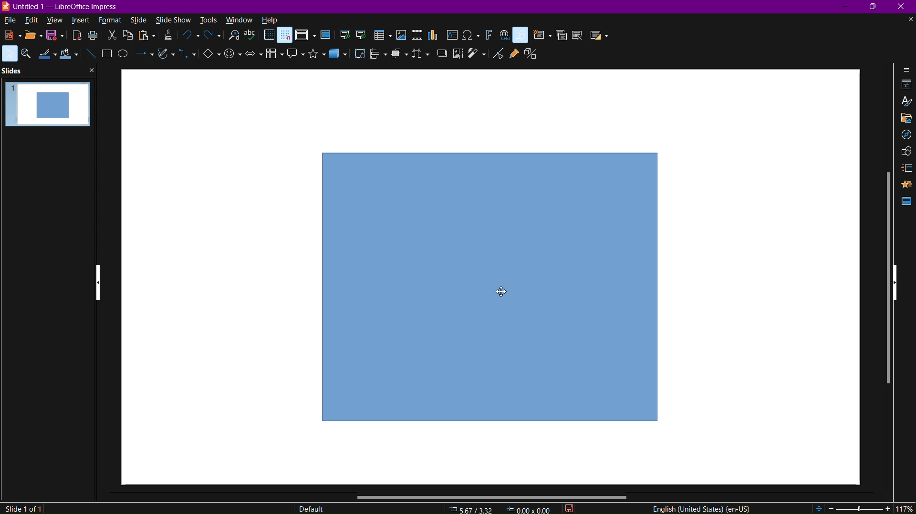 Image resolution: width=916 pixels, height=514 pixels. I want to click on Show, so click(99, 284).